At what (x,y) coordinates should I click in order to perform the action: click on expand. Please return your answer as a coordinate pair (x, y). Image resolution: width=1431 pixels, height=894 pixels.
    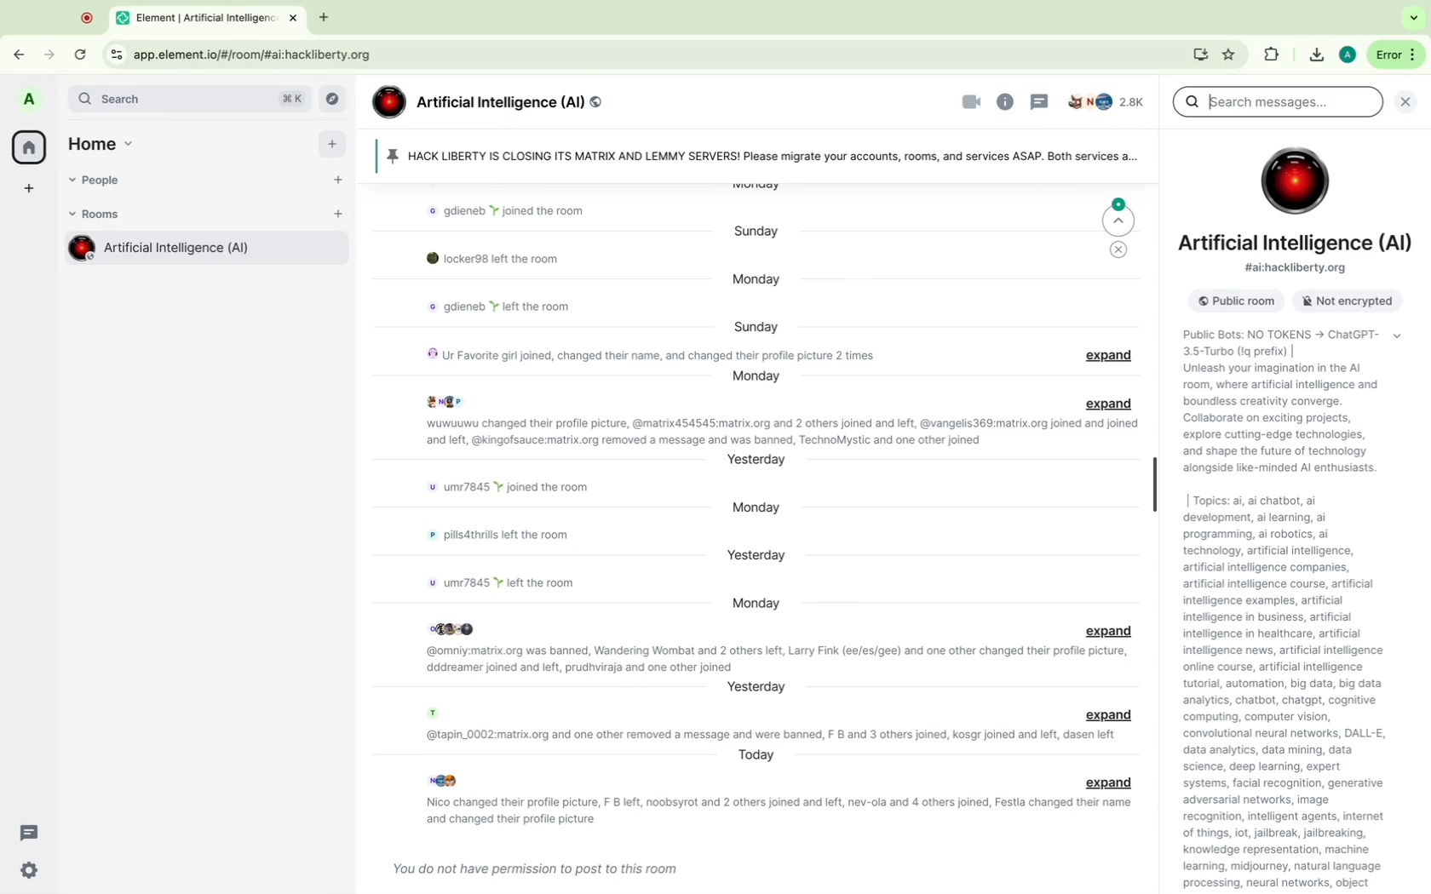
    Looking at the image, I should click on (1106, 630).